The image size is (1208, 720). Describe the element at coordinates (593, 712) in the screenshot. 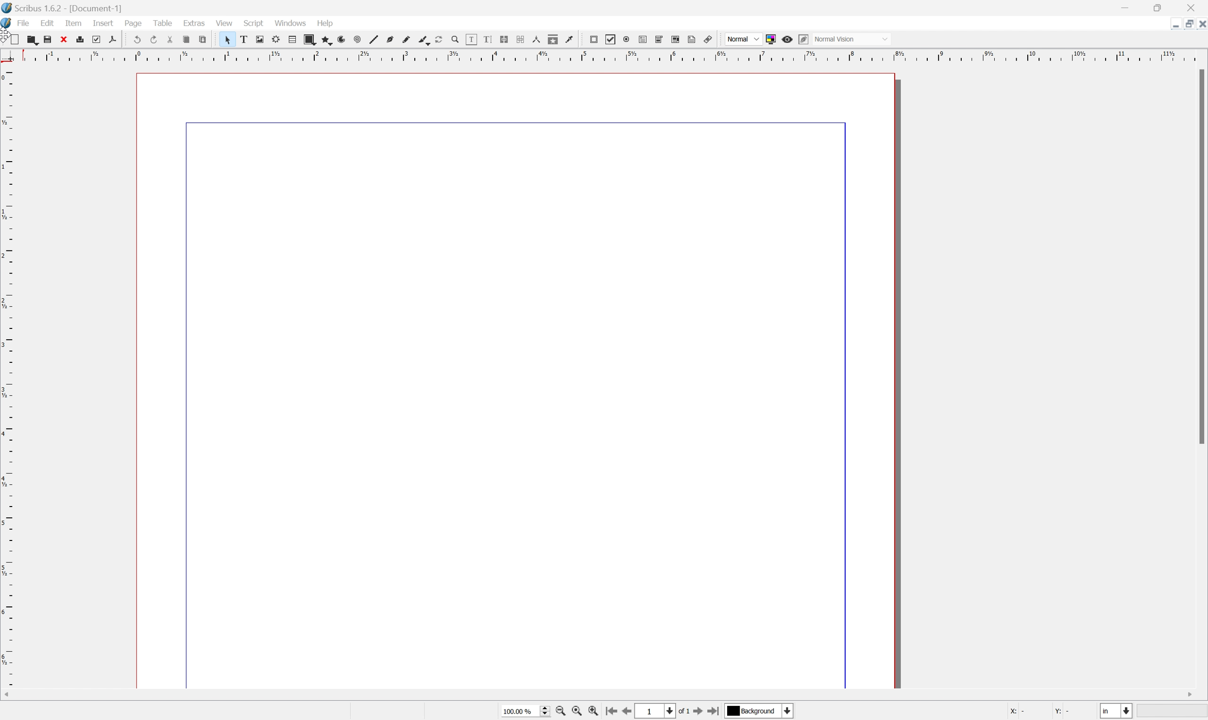

I see `zoom in` at that location.